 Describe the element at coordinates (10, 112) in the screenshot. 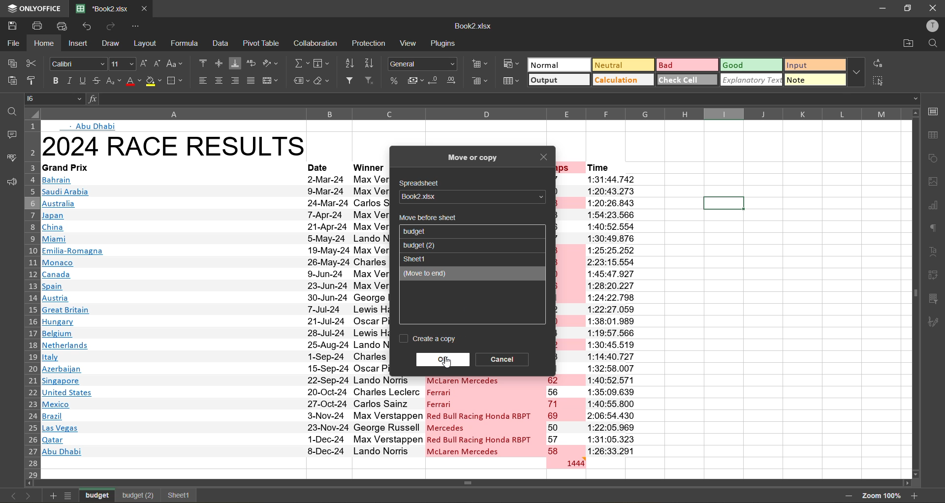

I see `find` at that location.